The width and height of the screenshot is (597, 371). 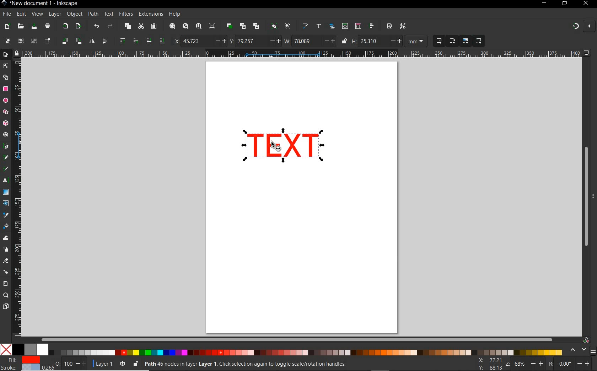 What do you see at coordinates (6, 296) in the screenshot?
I see `ZOOM TOOL` at bounding box center [6, 296].